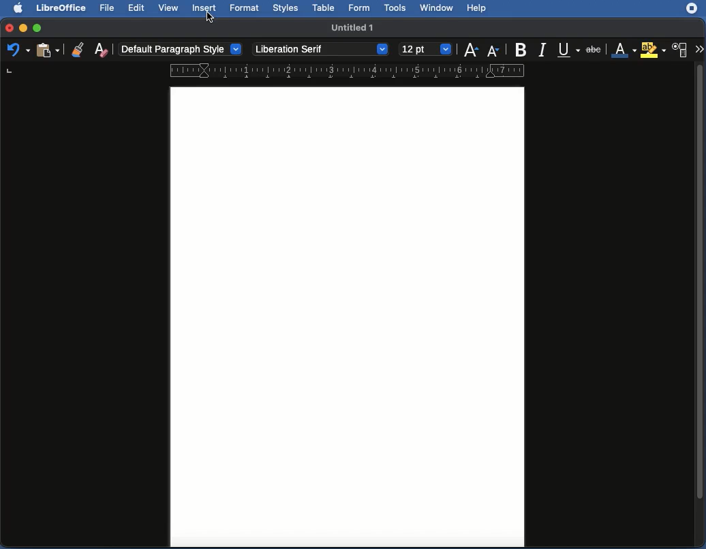 The image size is (706, 549). What do you see at coordinates (47, 50) in the screenshot?
I see `Paste` at bounding box center [47, 50].